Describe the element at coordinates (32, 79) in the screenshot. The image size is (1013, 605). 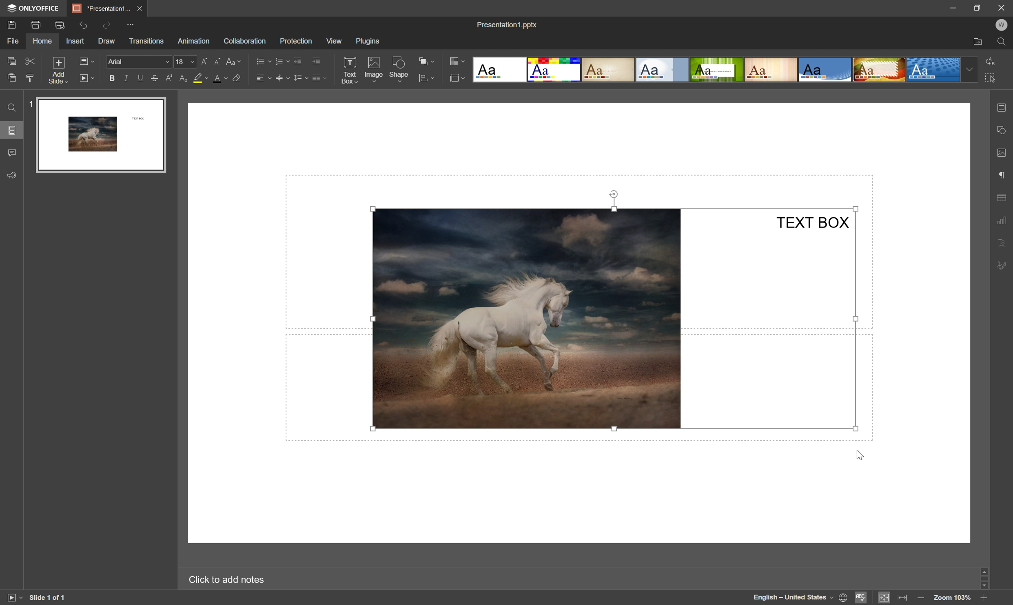
I see `clear style` at that location.